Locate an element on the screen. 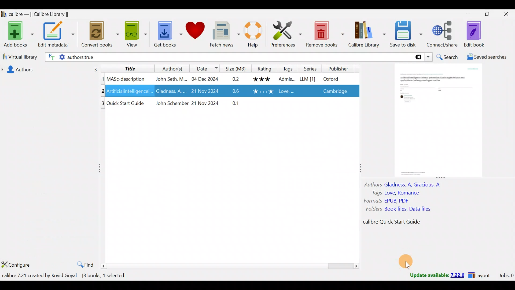 The width and height of the screenshot is (515, 290). Size is located at coordinates (236, 68).